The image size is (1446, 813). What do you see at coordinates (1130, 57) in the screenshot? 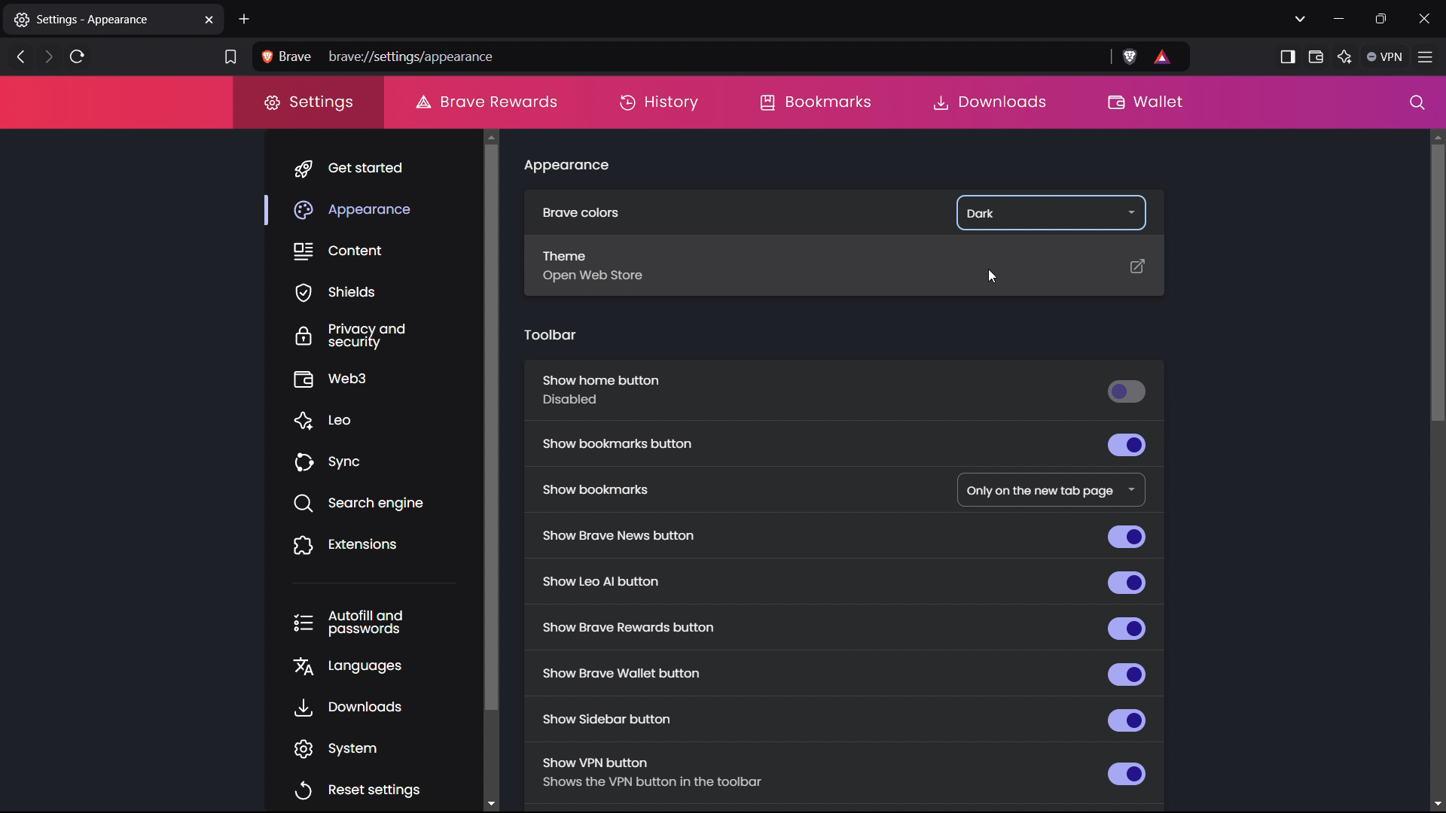
I see `brave shield` at bounding box center [1130, 57].